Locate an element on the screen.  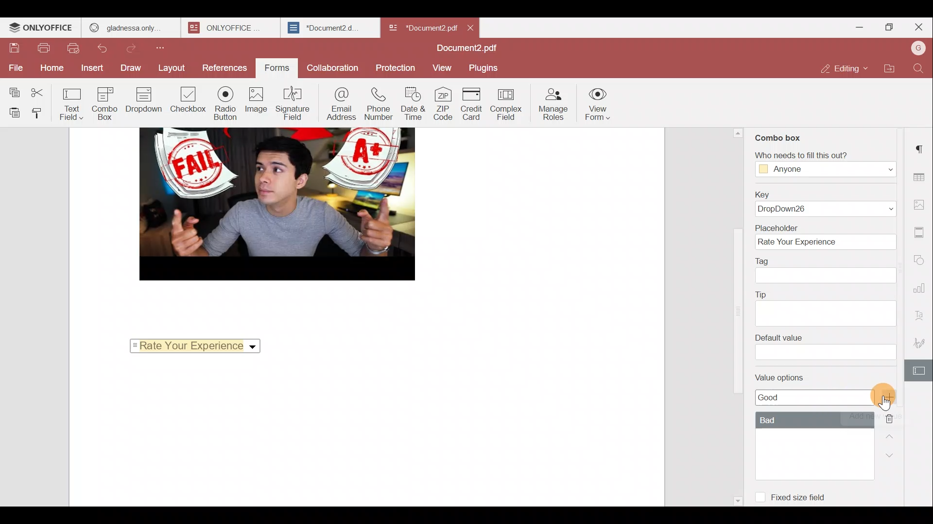
Fixed size field is located at coordinates (792, 494).